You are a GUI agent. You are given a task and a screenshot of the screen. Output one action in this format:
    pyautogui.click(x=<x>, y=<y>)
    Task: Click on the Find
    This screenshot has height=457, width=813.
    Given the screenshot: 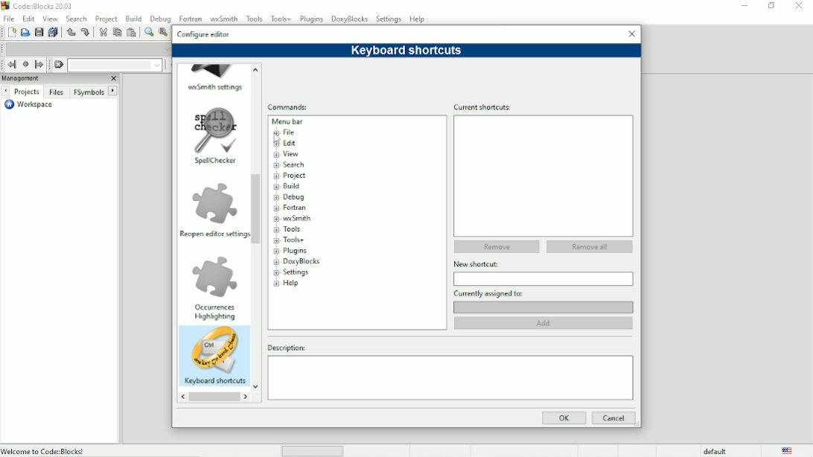 What is the action you would take?
    pyautogui.click(x=148, y=32)
    